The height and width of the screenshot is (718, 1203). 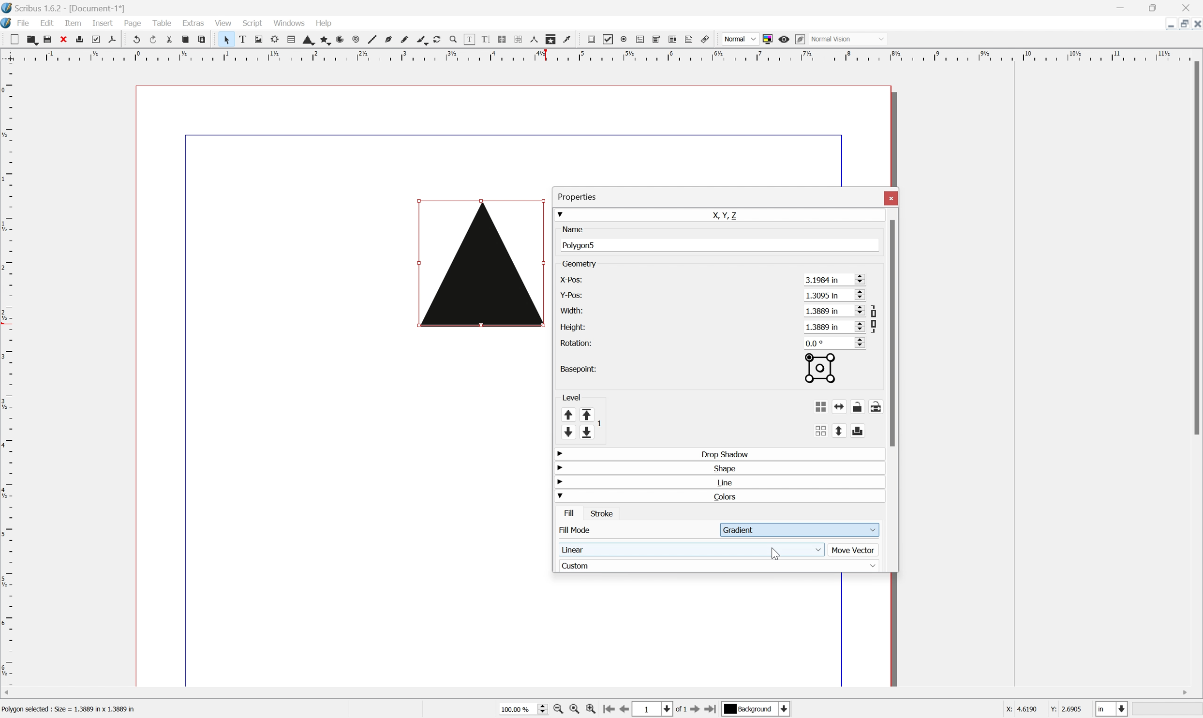 What do you see at coordinates (228, 41) in the screenshot?
I see `Select frame` at bounding box center [228, 41].